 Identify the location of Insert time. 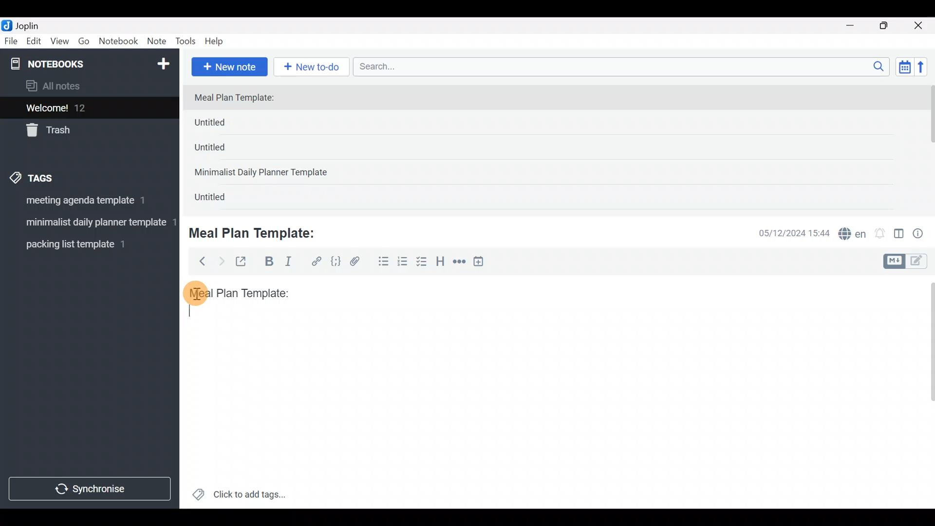
(483, 263).